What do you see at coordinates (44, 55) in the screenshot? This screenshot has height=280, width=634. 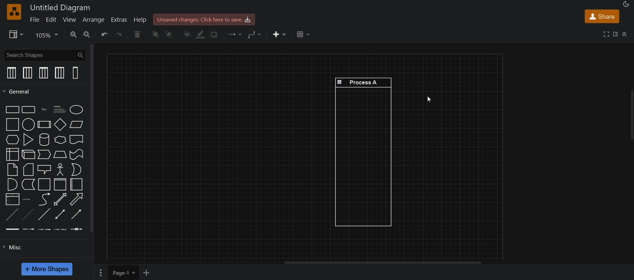 I see `search shapes` at bounding box center [44, 55].